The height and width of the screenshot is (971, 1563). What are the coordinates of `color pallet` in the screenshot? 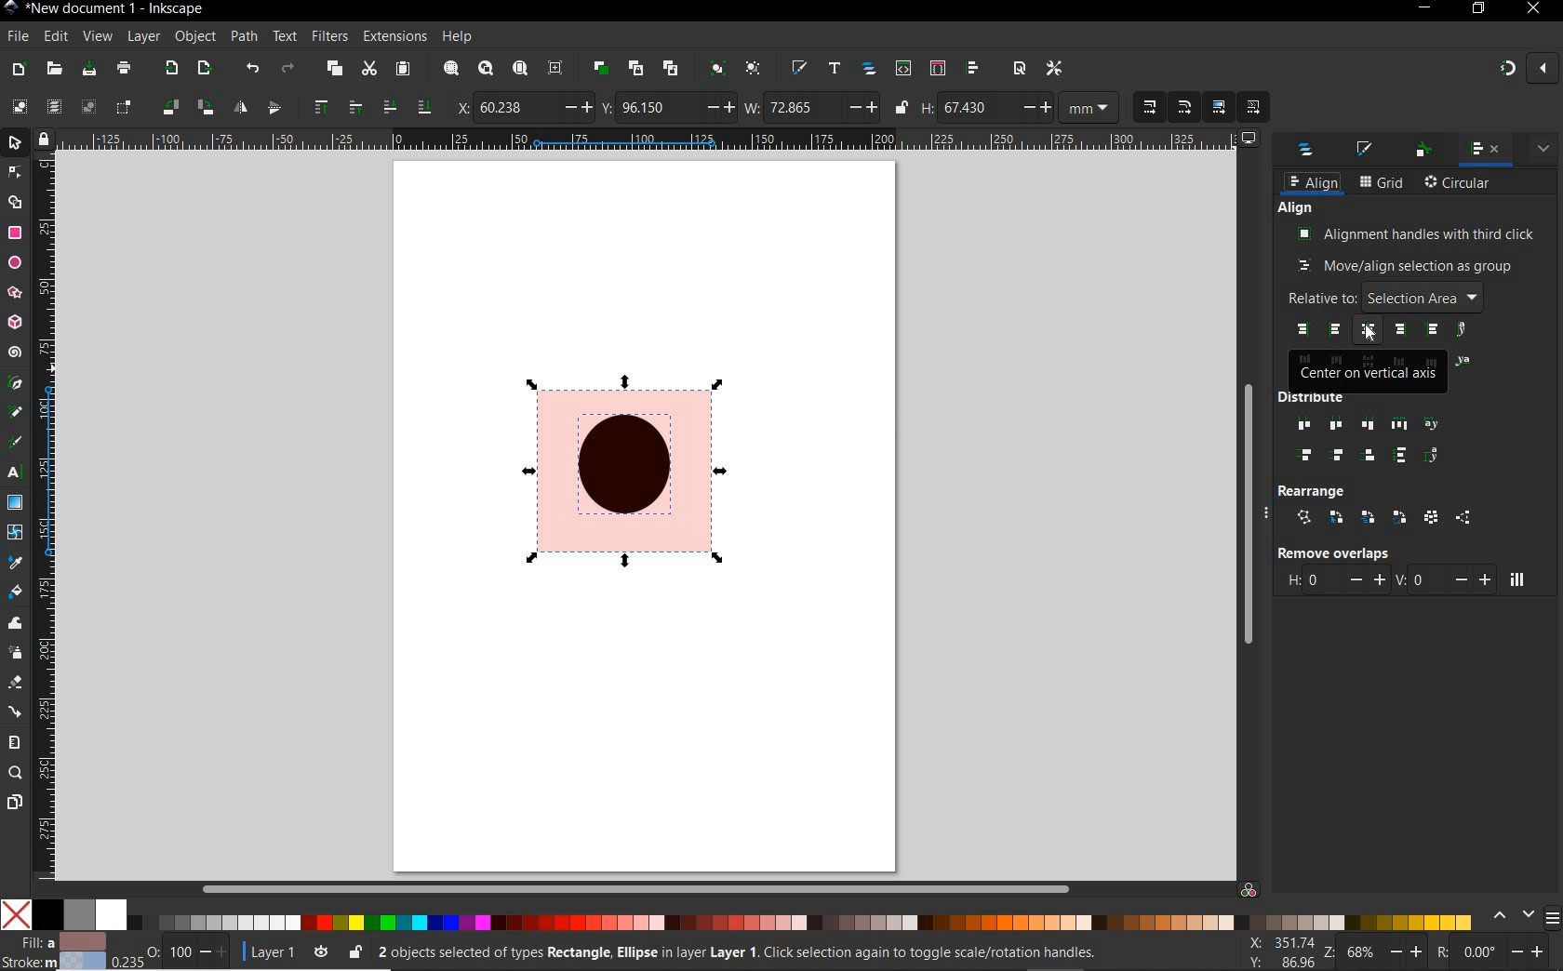 It's located at (770, 915).